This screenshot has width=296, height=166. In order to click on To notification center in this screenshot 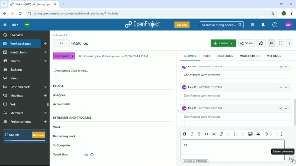, I will do `click(263, 25)`.